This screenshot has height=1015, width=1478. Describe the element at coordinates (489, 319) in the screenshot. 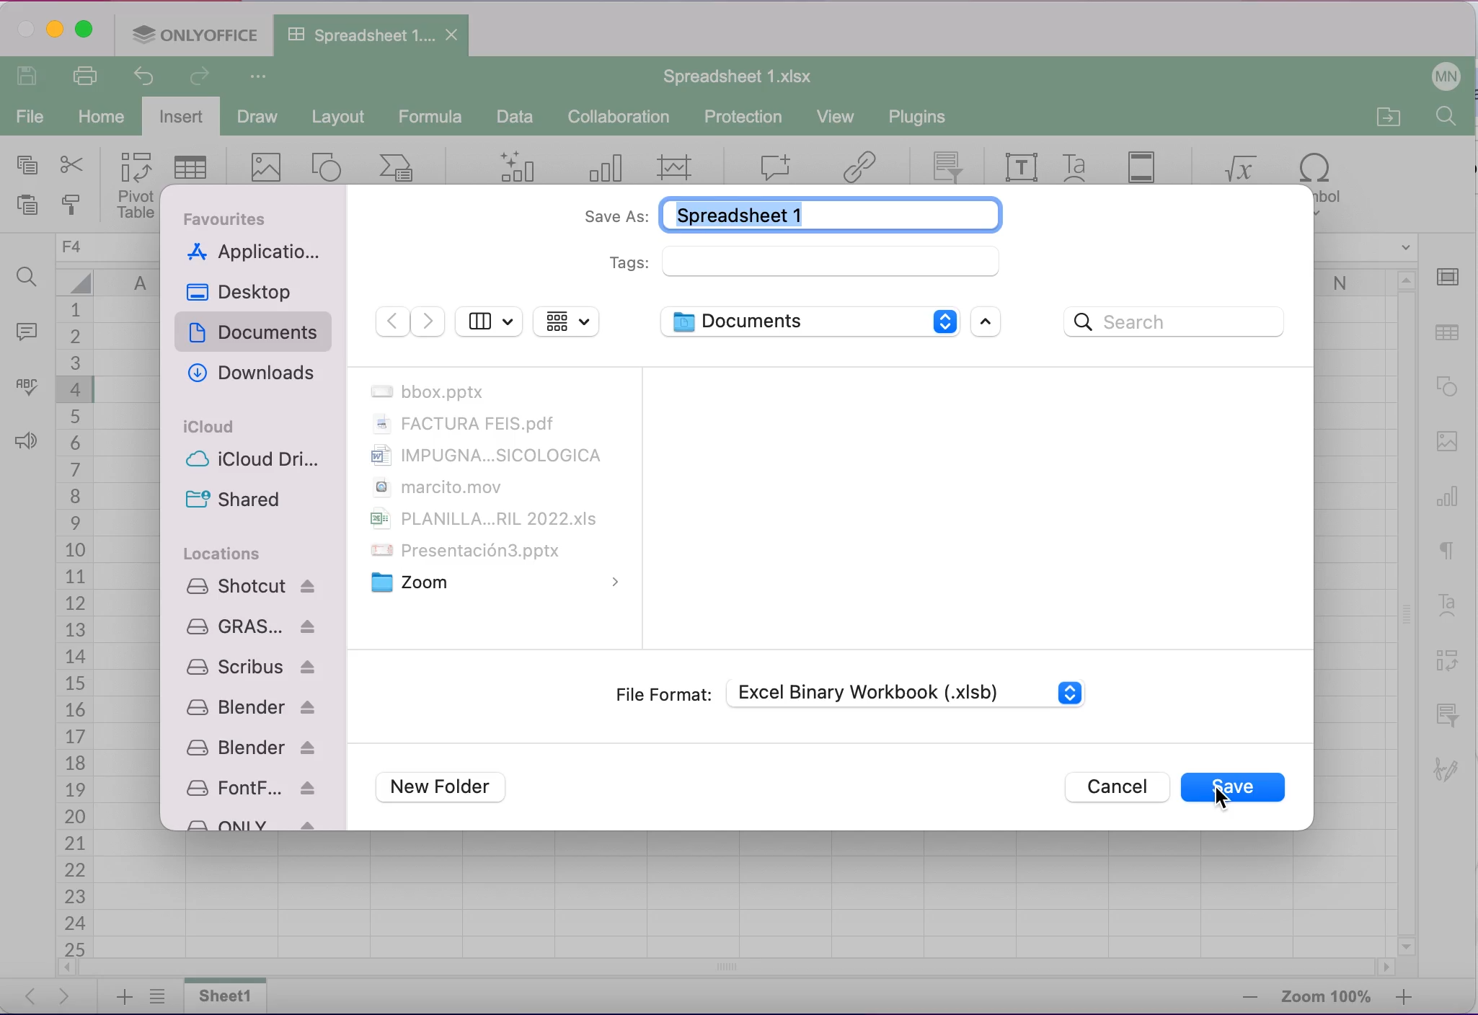

I see `show sidebar` at that location.